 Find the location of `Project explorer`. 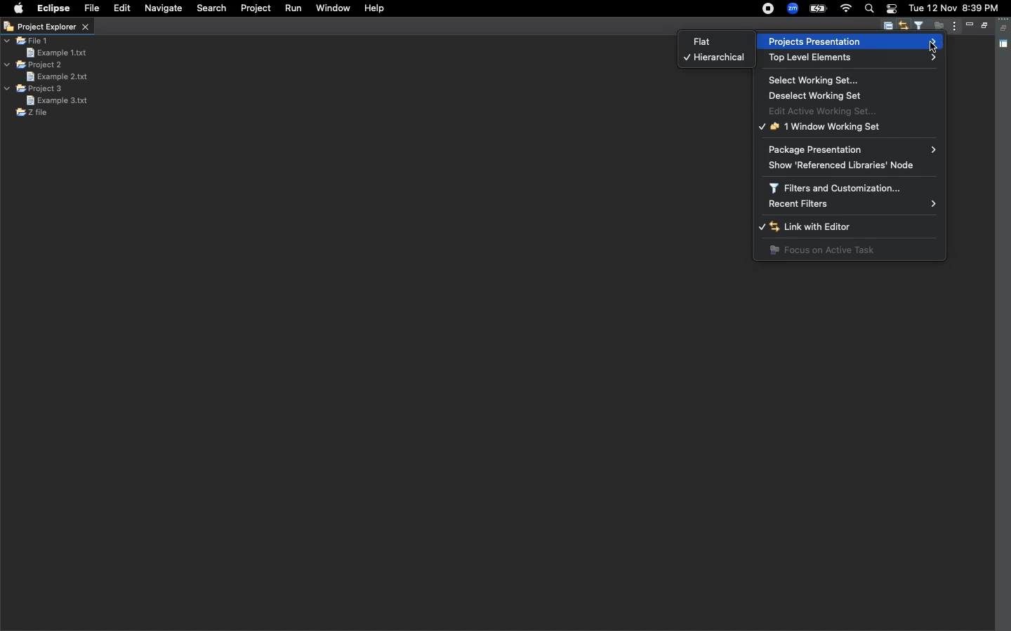

Project explorer is located at coordinates (46, 27).